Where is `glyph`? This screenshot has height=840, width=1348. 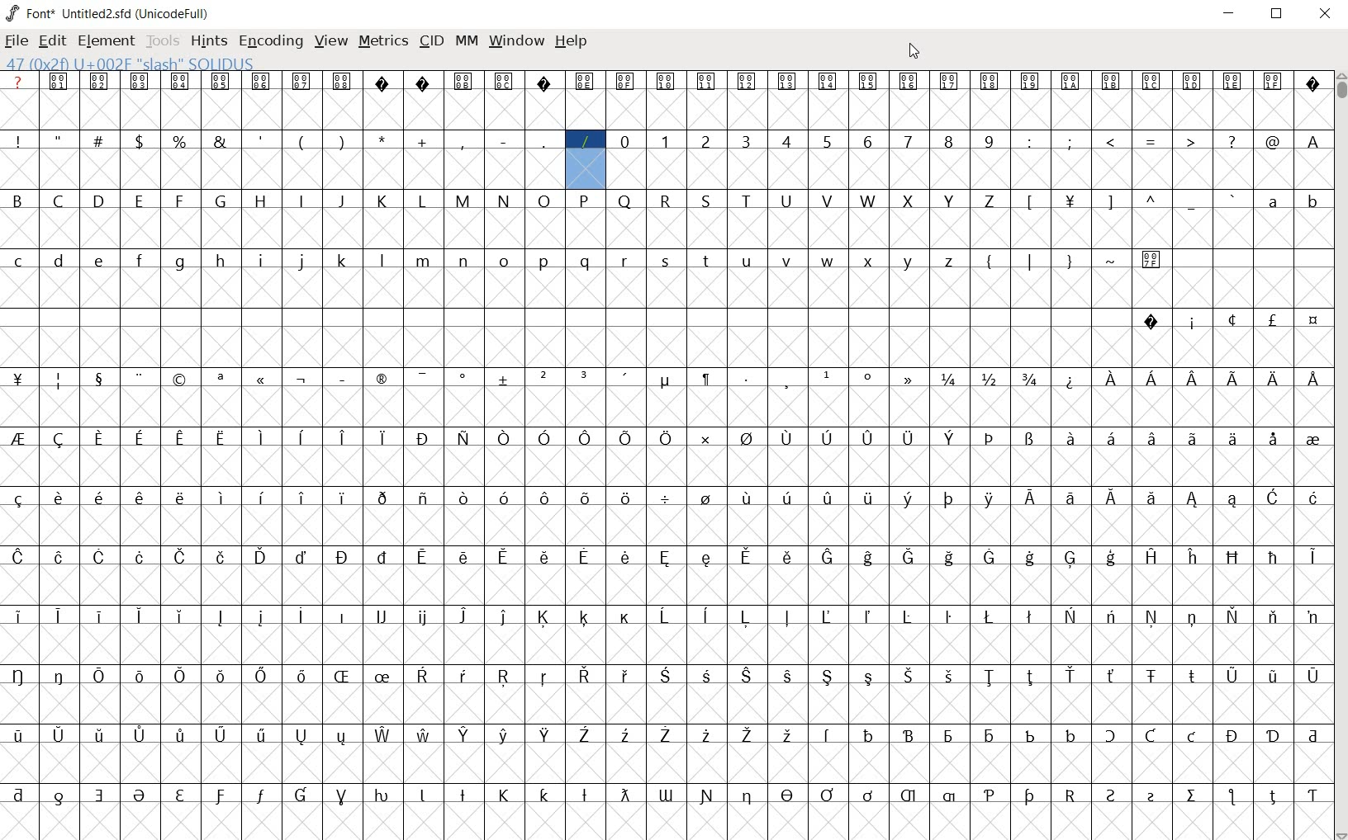
glyph is located at coordinates (584, 734).